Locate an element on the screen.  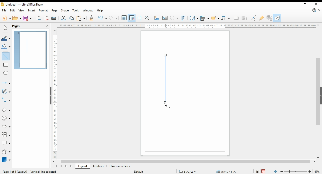
symbol shapes is located at coordinates (6, 118).